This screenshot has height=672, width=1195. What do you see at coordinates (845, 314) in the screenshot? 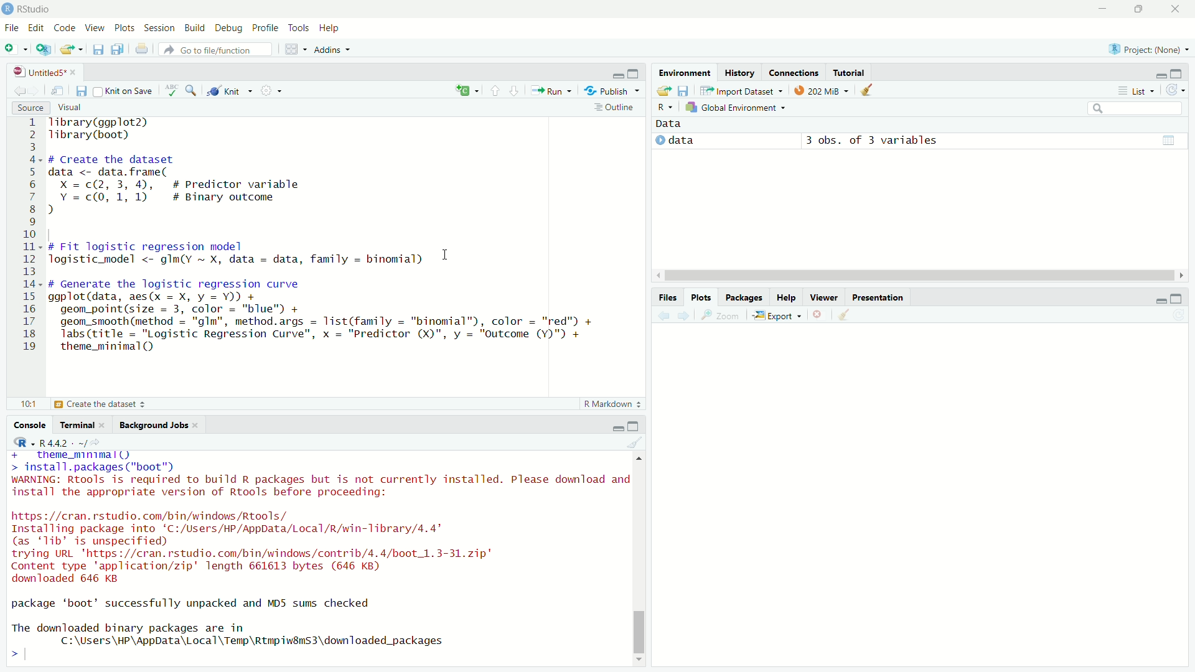
I see `Clear all plots` at bounding box center [845, 314].